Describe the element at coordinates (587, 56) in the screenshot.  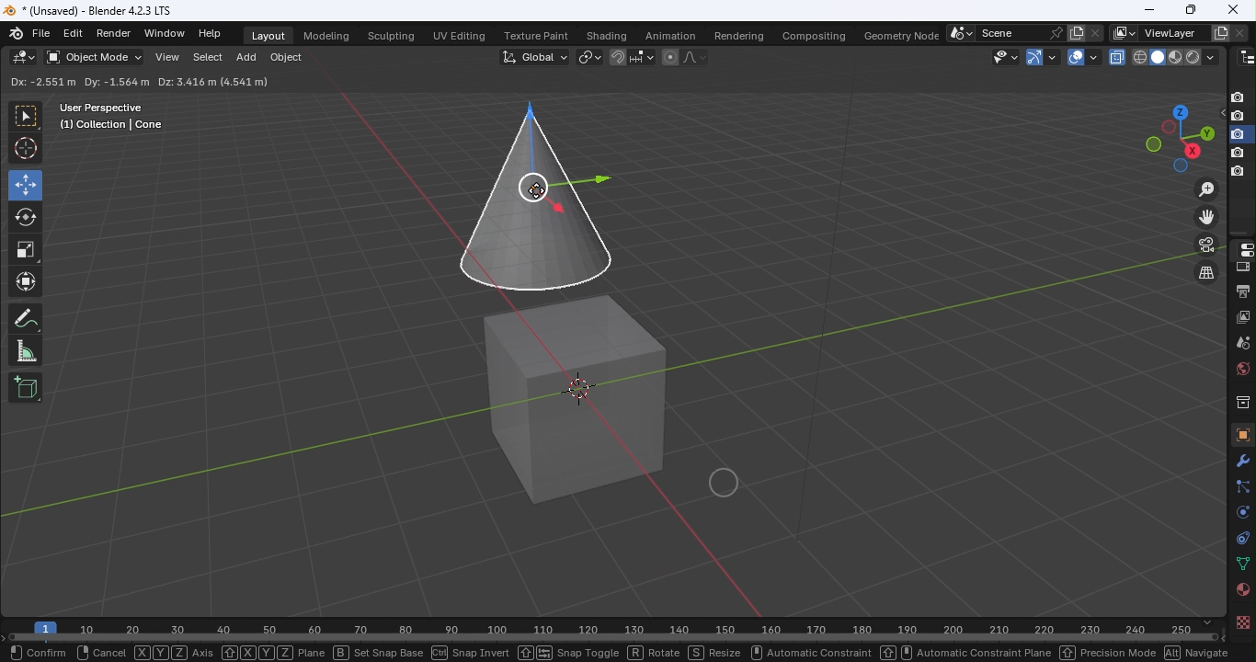
I see `Transform pivot point` at that location.